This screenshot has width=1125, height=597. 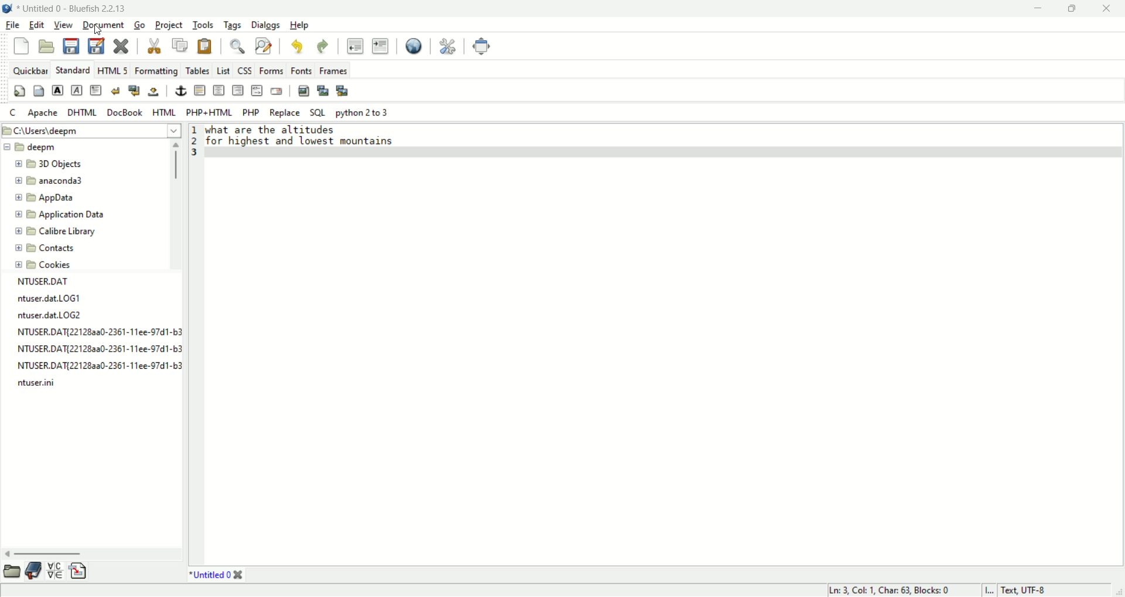 I want to click on open file, so click(x=46, y=46).